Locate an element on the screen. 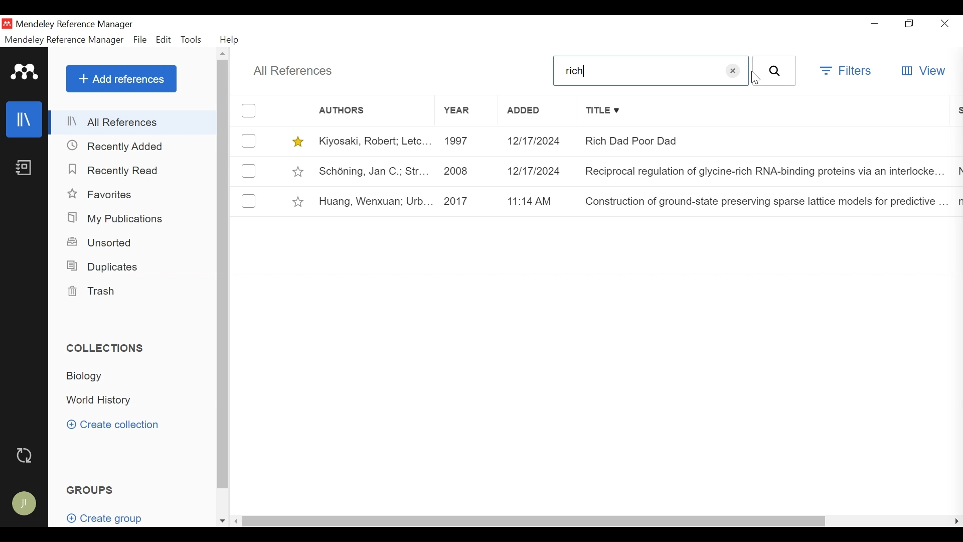 The width and height of the screenshot is (963, 542). Mendeley Reference Manager is located at coordinates (64, 40).